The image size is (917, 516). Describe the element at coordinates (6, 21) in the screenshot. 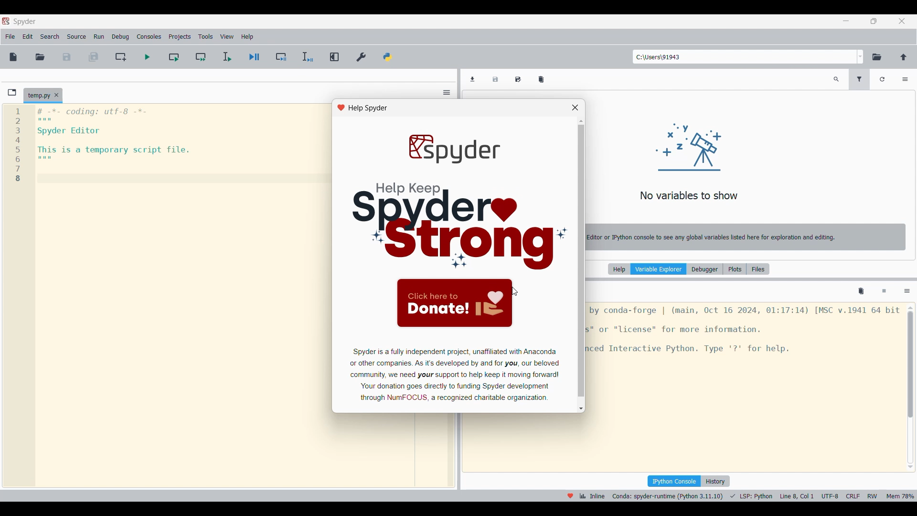

I see `Software logo` at that location.